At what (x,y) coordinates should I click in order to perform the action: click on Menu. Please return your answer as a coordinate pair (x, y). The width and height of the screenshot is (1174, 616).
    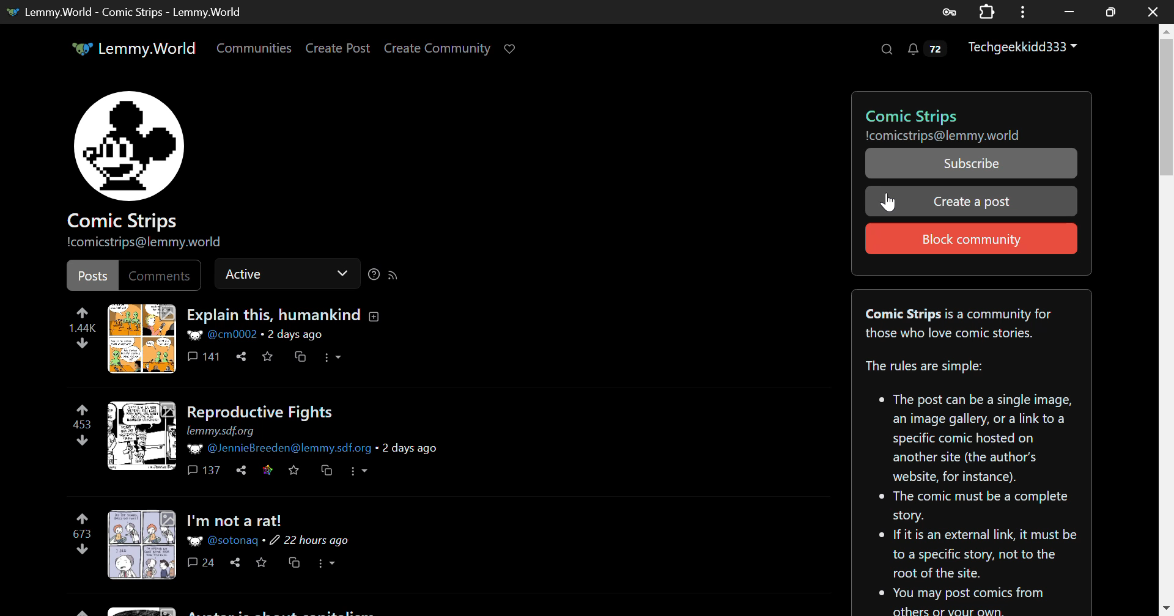
    Looking at the image, I should click on (1027, 11).